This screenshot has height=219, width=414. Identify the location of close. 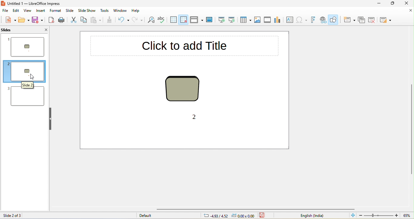
(410, 11).